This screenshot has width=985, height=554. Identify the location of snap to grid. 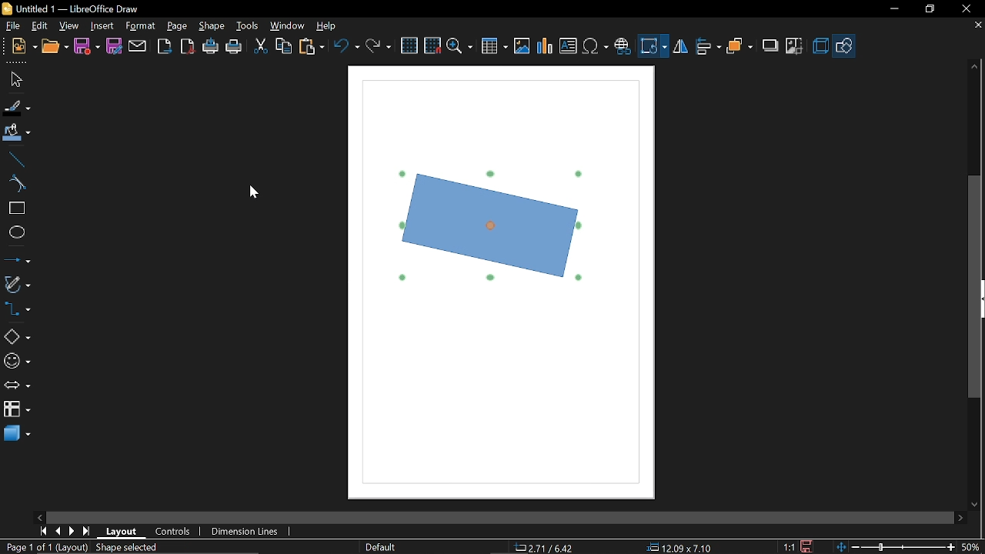
(432, 45).